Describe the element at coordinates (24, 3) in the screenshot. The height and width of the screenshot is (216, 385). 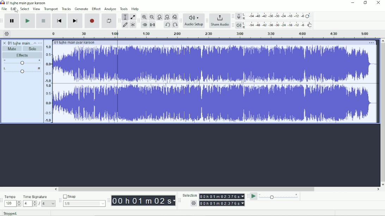
I see `Title` at that location.